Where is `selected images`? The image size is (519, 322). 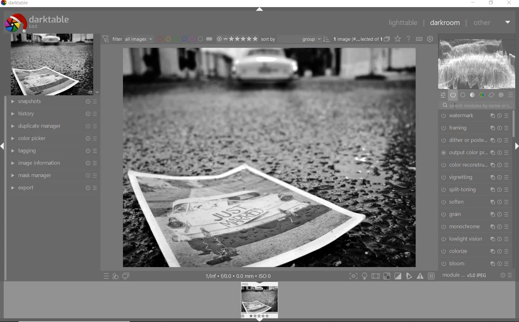 selected images is located at coordinates (357, 39).